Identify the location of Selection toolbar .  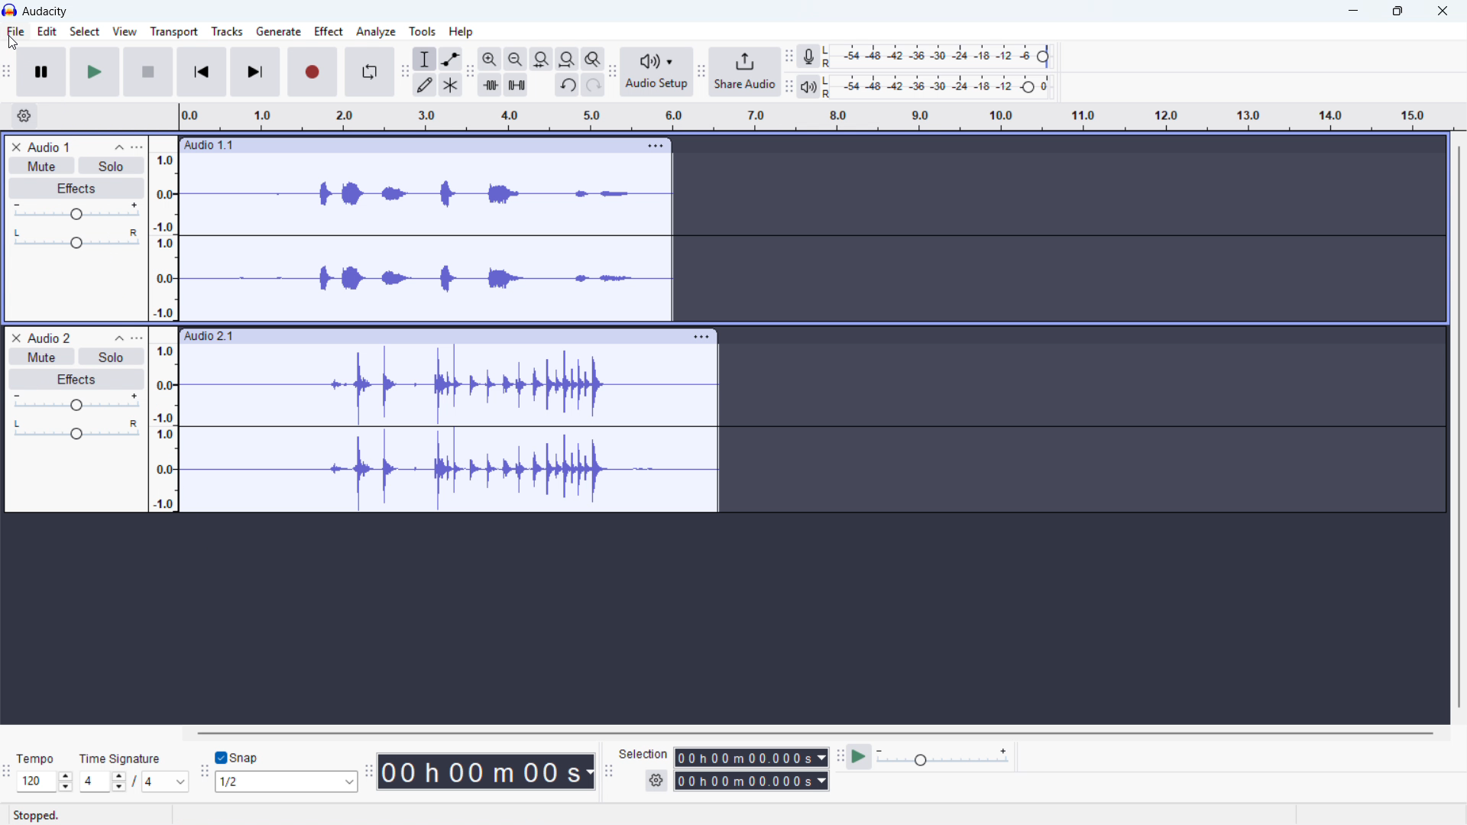
(607, 773).